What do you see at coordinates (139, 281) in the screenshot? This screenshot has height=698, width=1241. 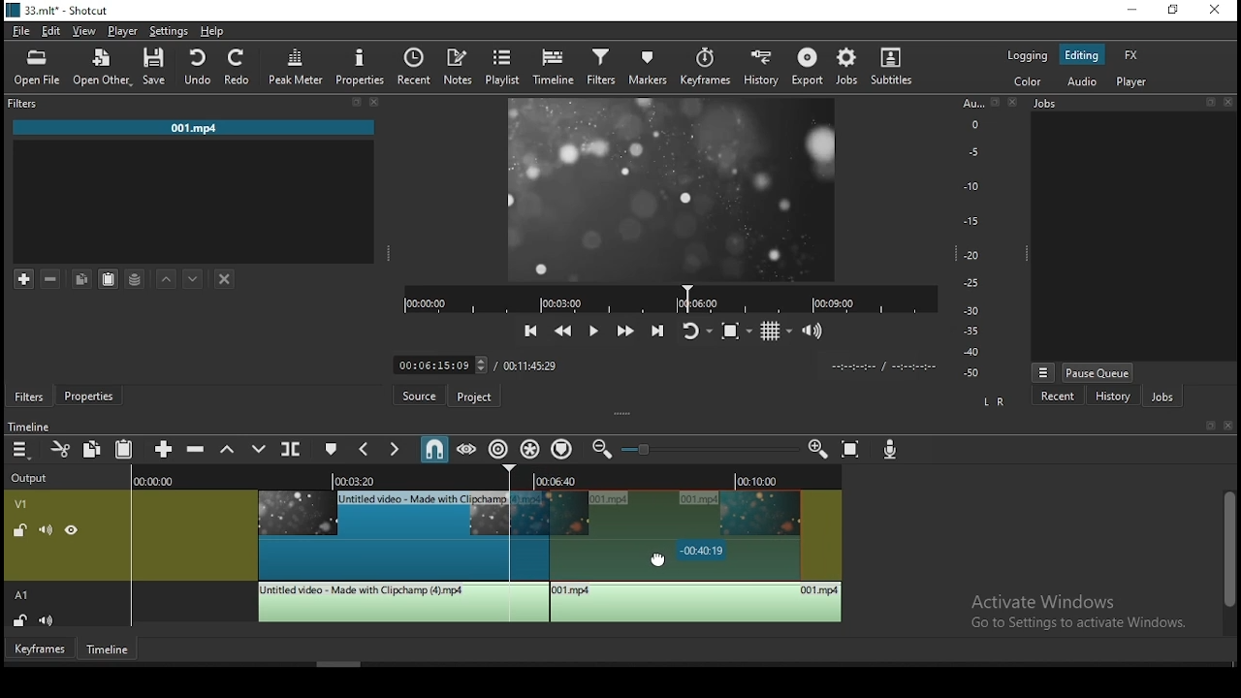 I see `save filter sets` at bounding box center [139, 281].